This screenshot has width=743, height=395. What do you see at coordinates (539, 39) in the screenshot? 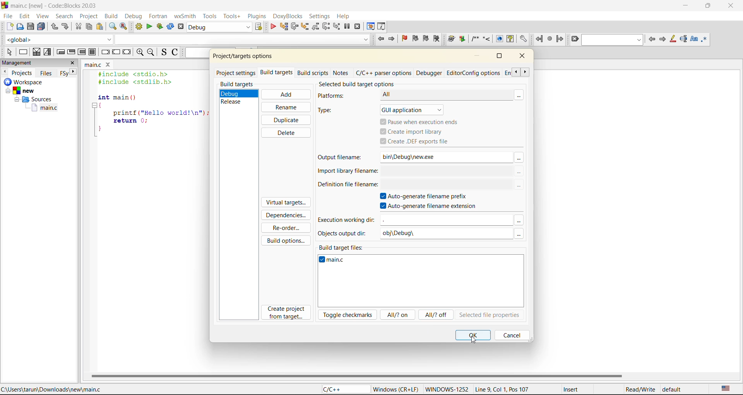
I see `jump back` at bounding box center [539, 39].